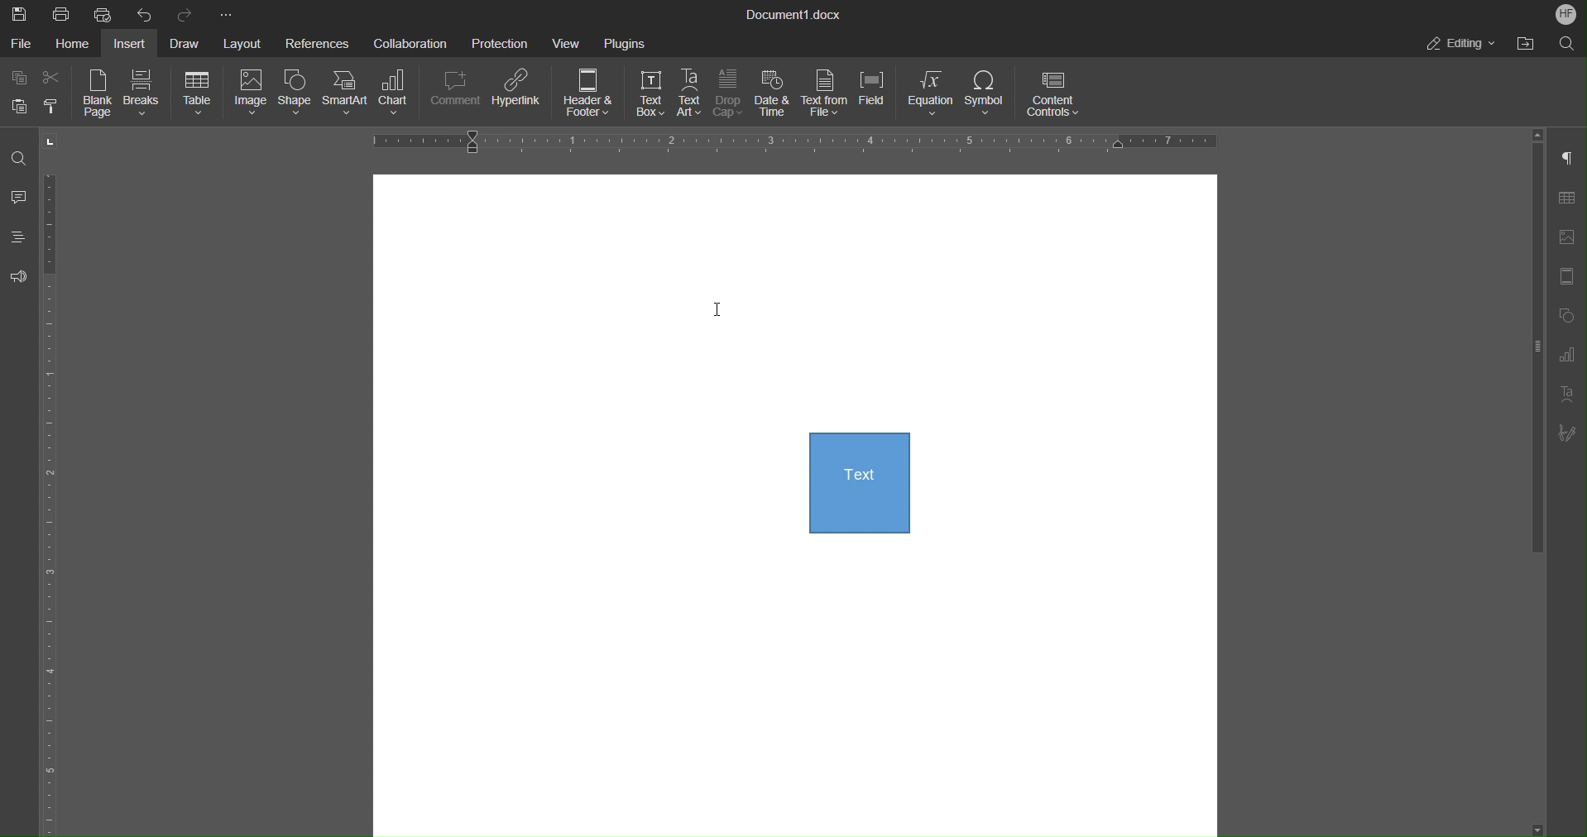 The height and width of the screenshot is (837, 1587). Describe the element at coordinates (590, 95) in the screenshot. I see `Header & Footer` at that location.